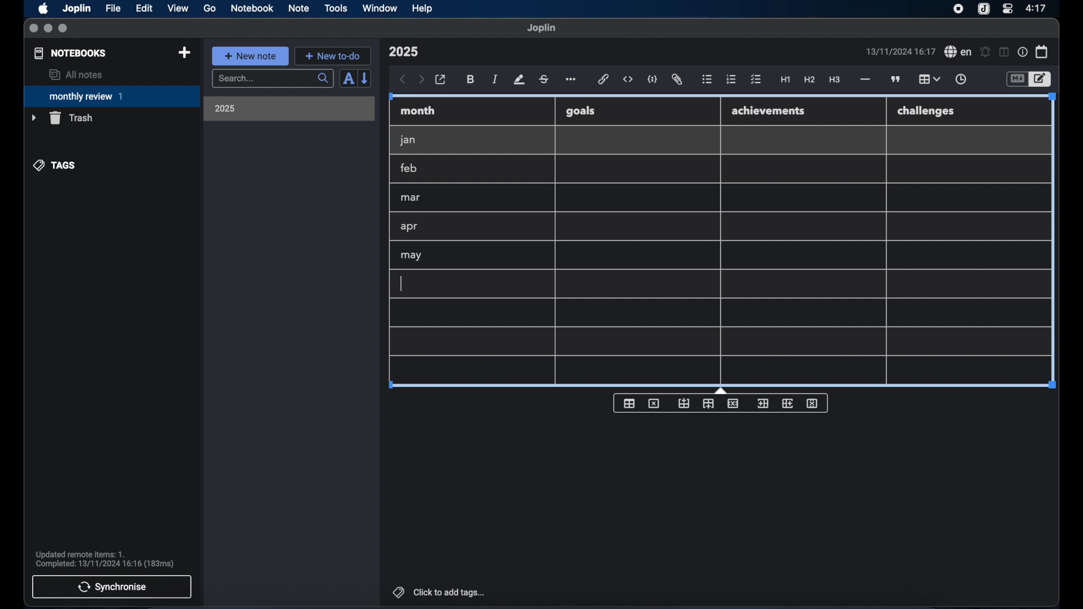 This screenshot has width=1083, height=609. Describe the element at coordinates (519, 80) in the screenshot. I see `highlight` at that location.